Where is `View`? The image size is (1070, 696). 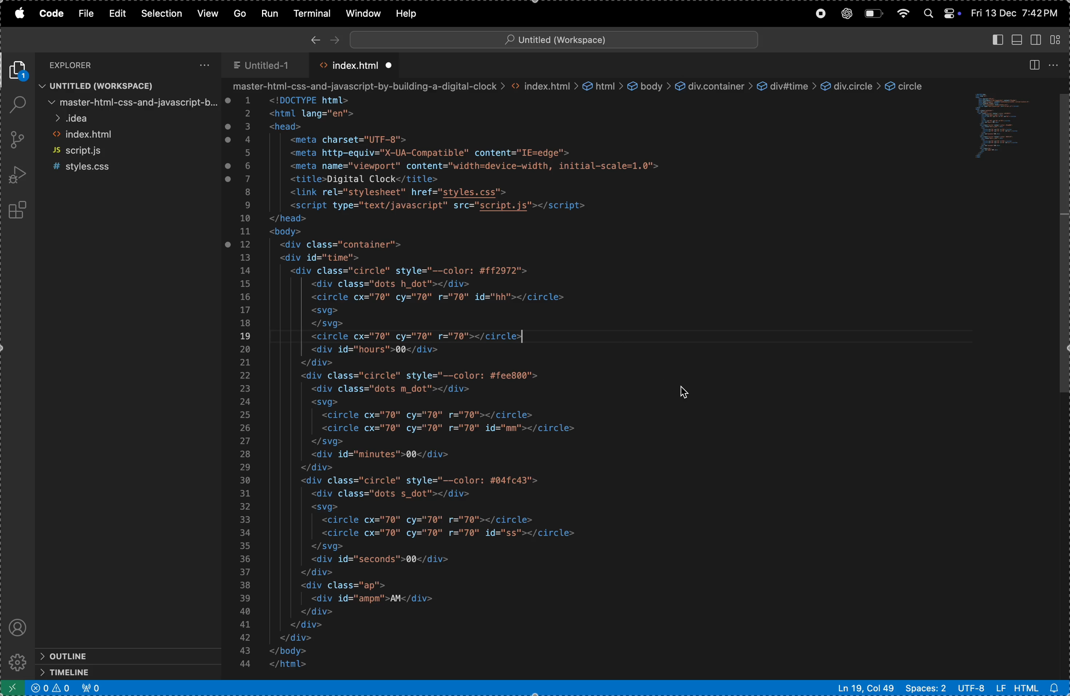
View is located at coordinates (209, 13).